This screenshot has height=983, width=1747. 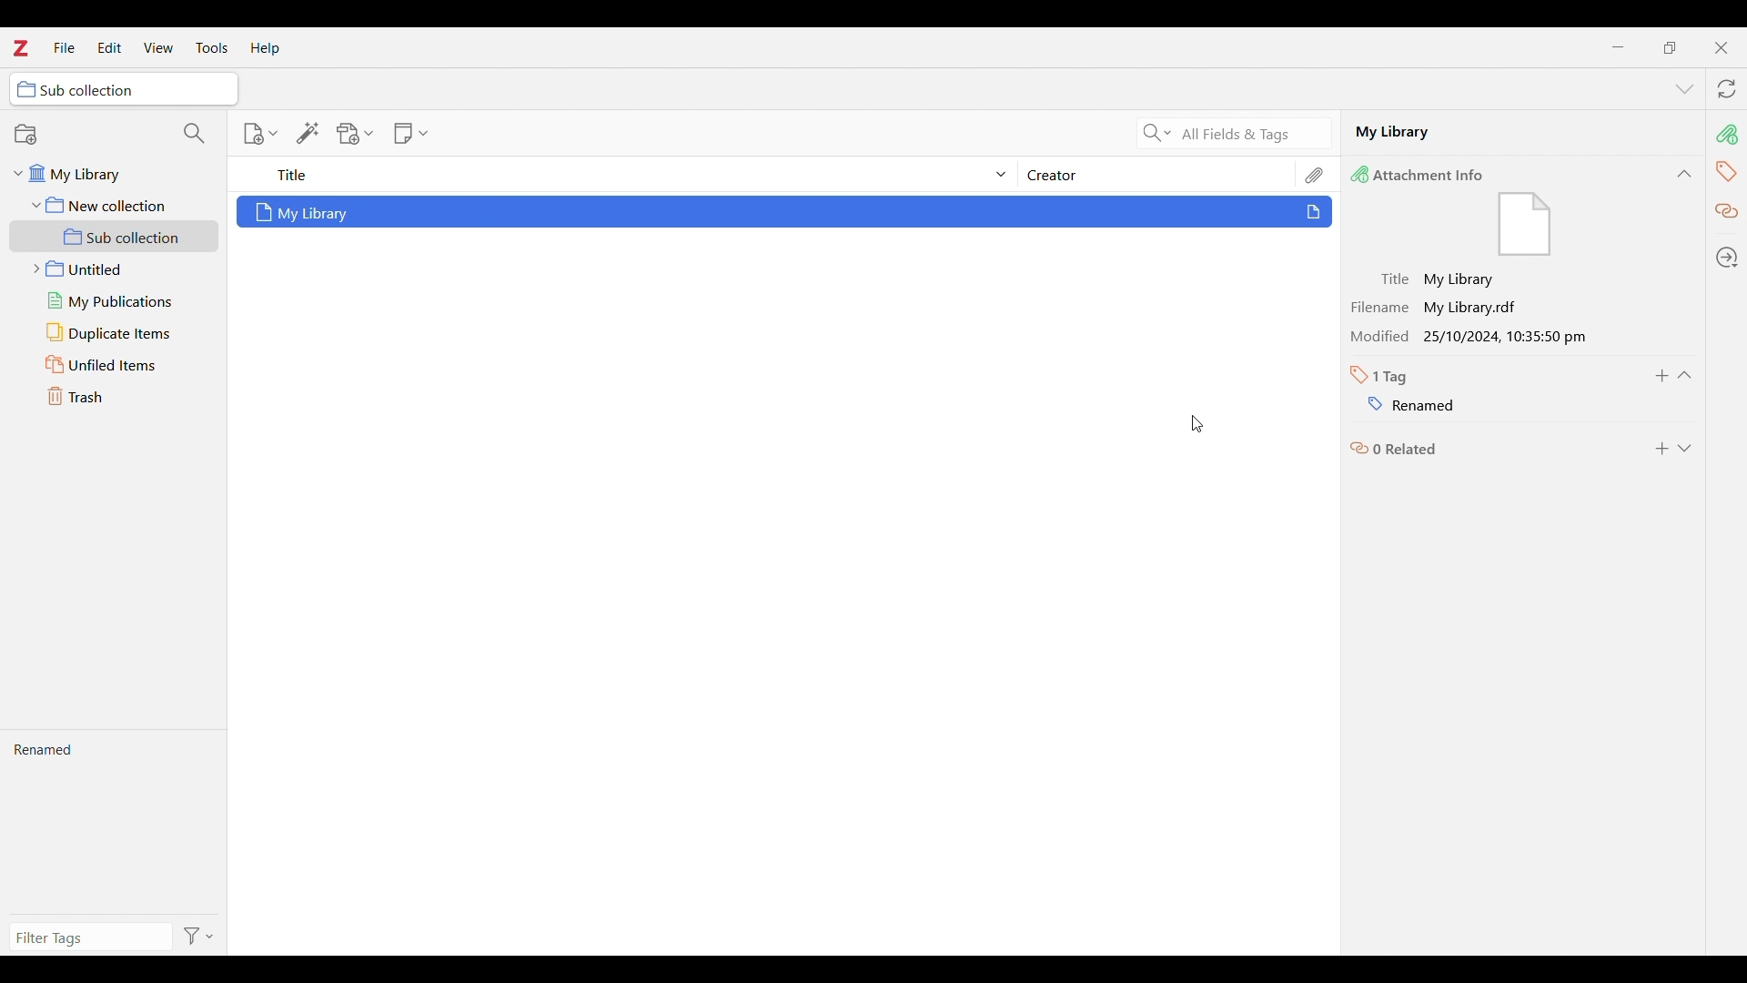 What do you see at coordinates (114, 364) in the screenshot?
I see `Unfiled items folder` at bounding box center [114, 364].